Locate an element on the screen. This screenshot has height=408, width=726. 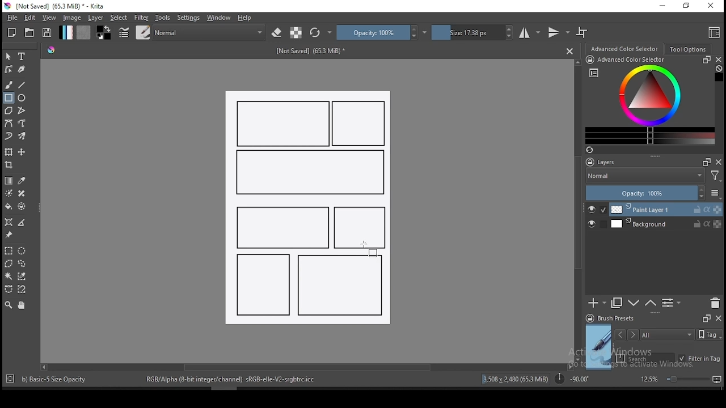
gradient fill is located at coordinates (66, 32).